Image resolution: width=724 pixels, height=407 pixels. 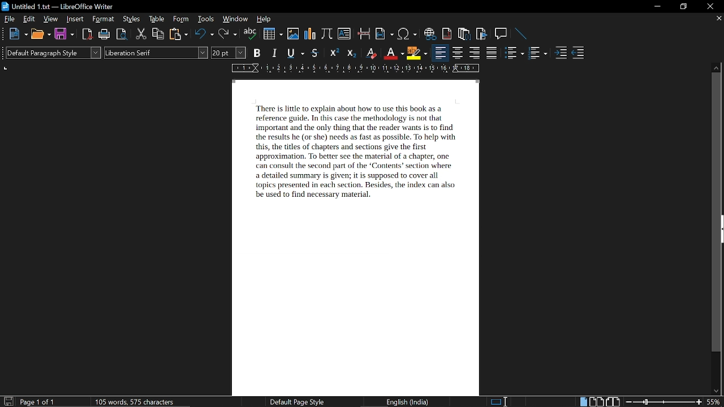 What do you see at coordinates (293, 34) in the screenshot?
I see `insert image` at bounding box center [293, 34].